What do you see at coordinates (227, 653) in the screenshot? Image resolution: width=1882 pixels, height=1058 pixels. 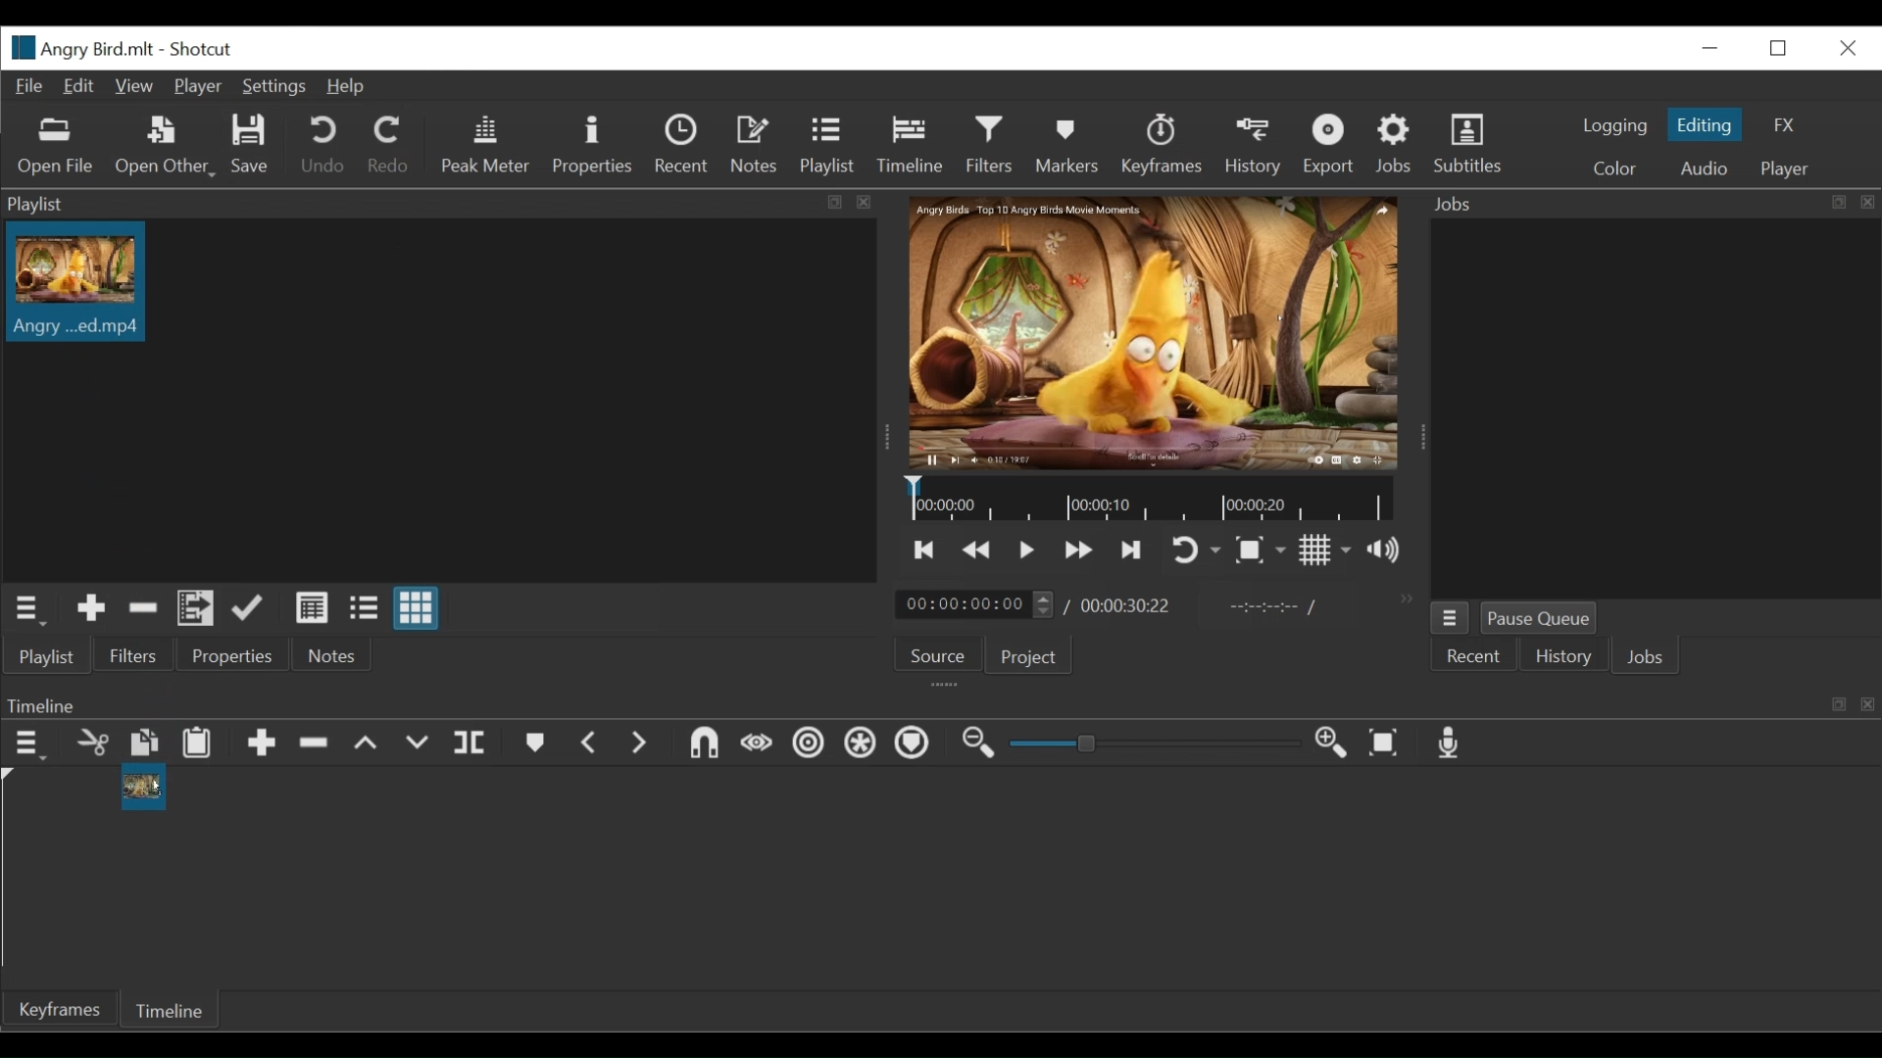 I see `Properties` at bounding box center [227, 653].